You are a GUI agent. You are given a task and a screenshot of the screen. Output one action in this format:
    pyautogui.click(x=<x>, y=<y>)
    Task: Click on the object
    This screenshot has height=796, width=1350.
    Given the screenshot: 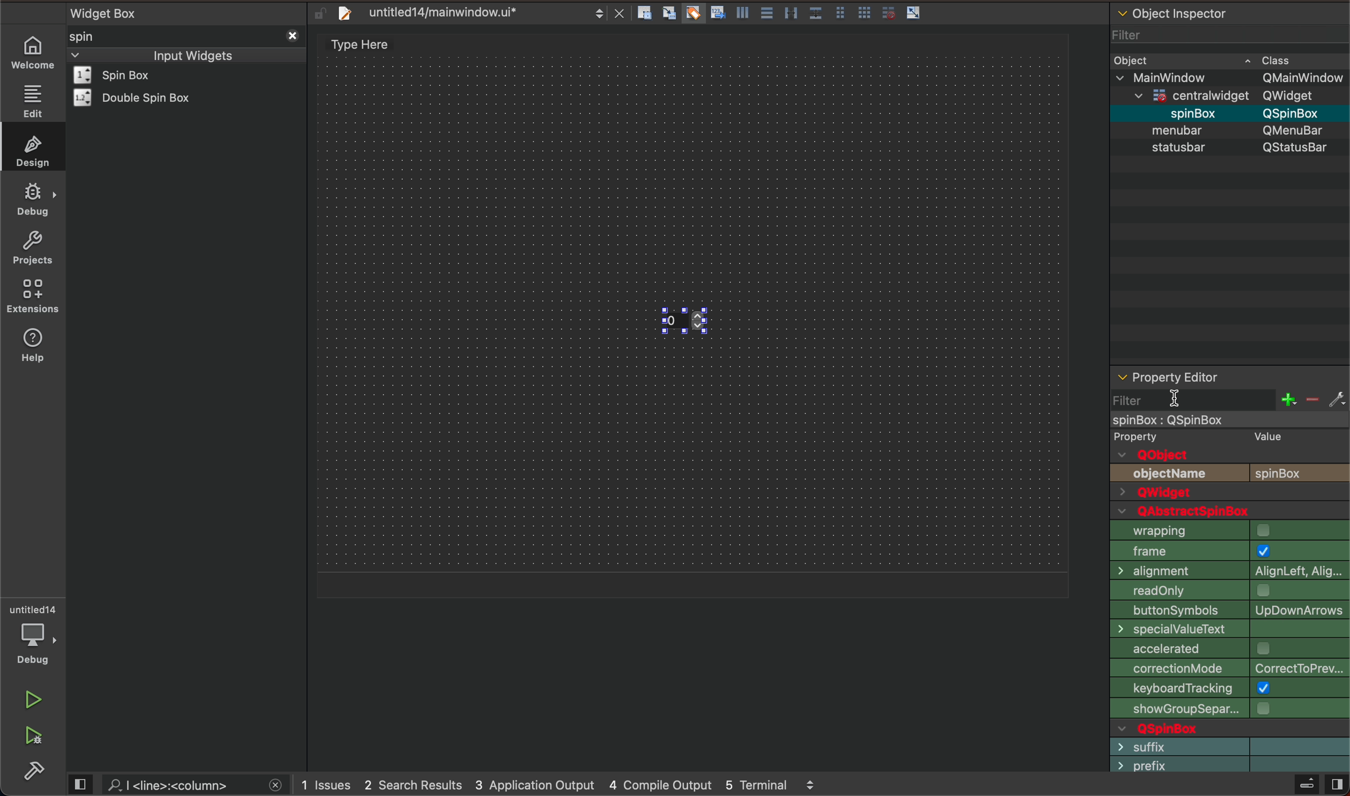 What is the action you would take?
    pyautogui.click(x=1181, y=130)
    